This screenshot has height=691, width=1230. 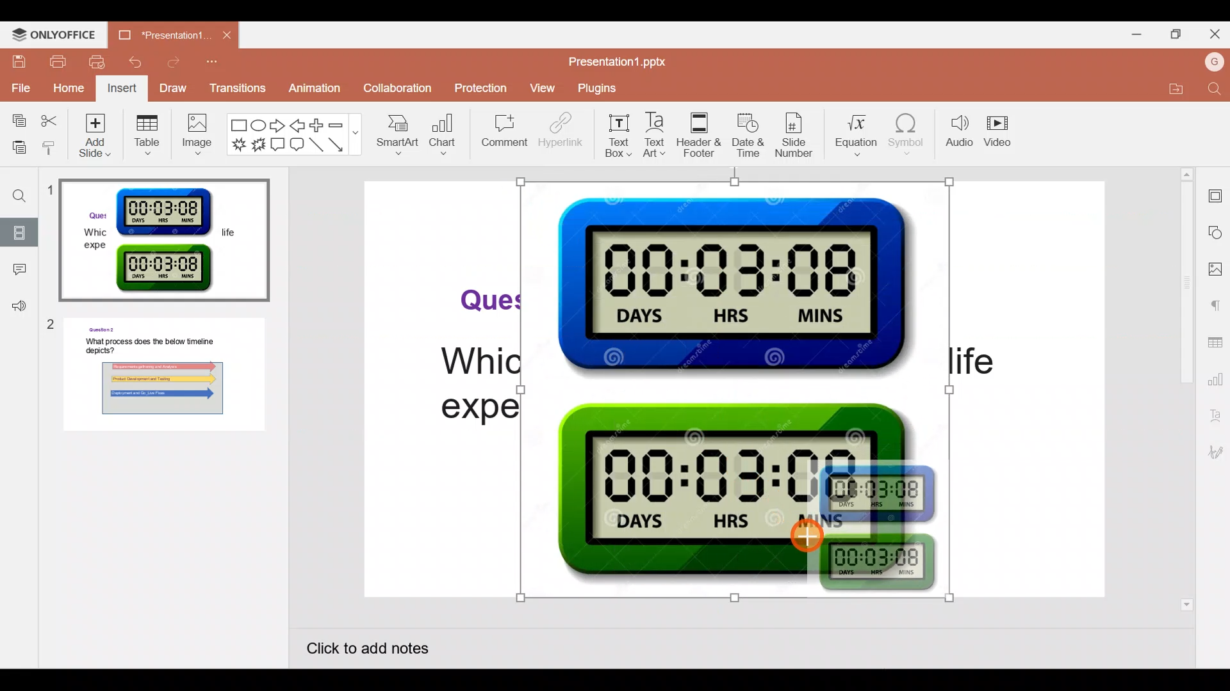 What do you see at coordinates (1216, 417) in the screenshot?
I see `Text Art settings` at bounding box center [1216, 417].